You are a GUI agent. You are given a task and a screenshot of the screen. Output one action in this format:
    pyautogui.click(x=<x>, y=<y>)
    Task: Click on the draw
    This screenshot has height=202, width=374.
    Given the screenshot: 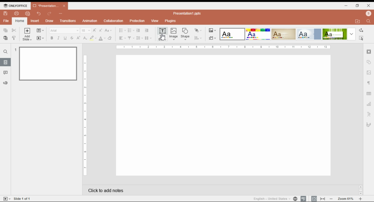 What is the action you would take?
    pyautogui.click(x=49, y=21)
    